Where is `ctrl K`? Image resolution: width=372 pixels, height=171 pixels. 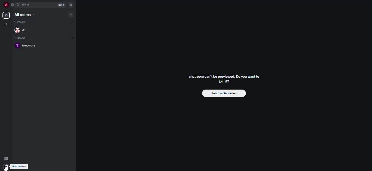
ctrl K is located at coordinates (60, 5).